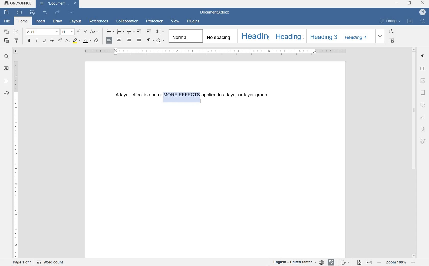 The image size is (429, 266). I want to click on QUICK PRINT, so click(32, 13).